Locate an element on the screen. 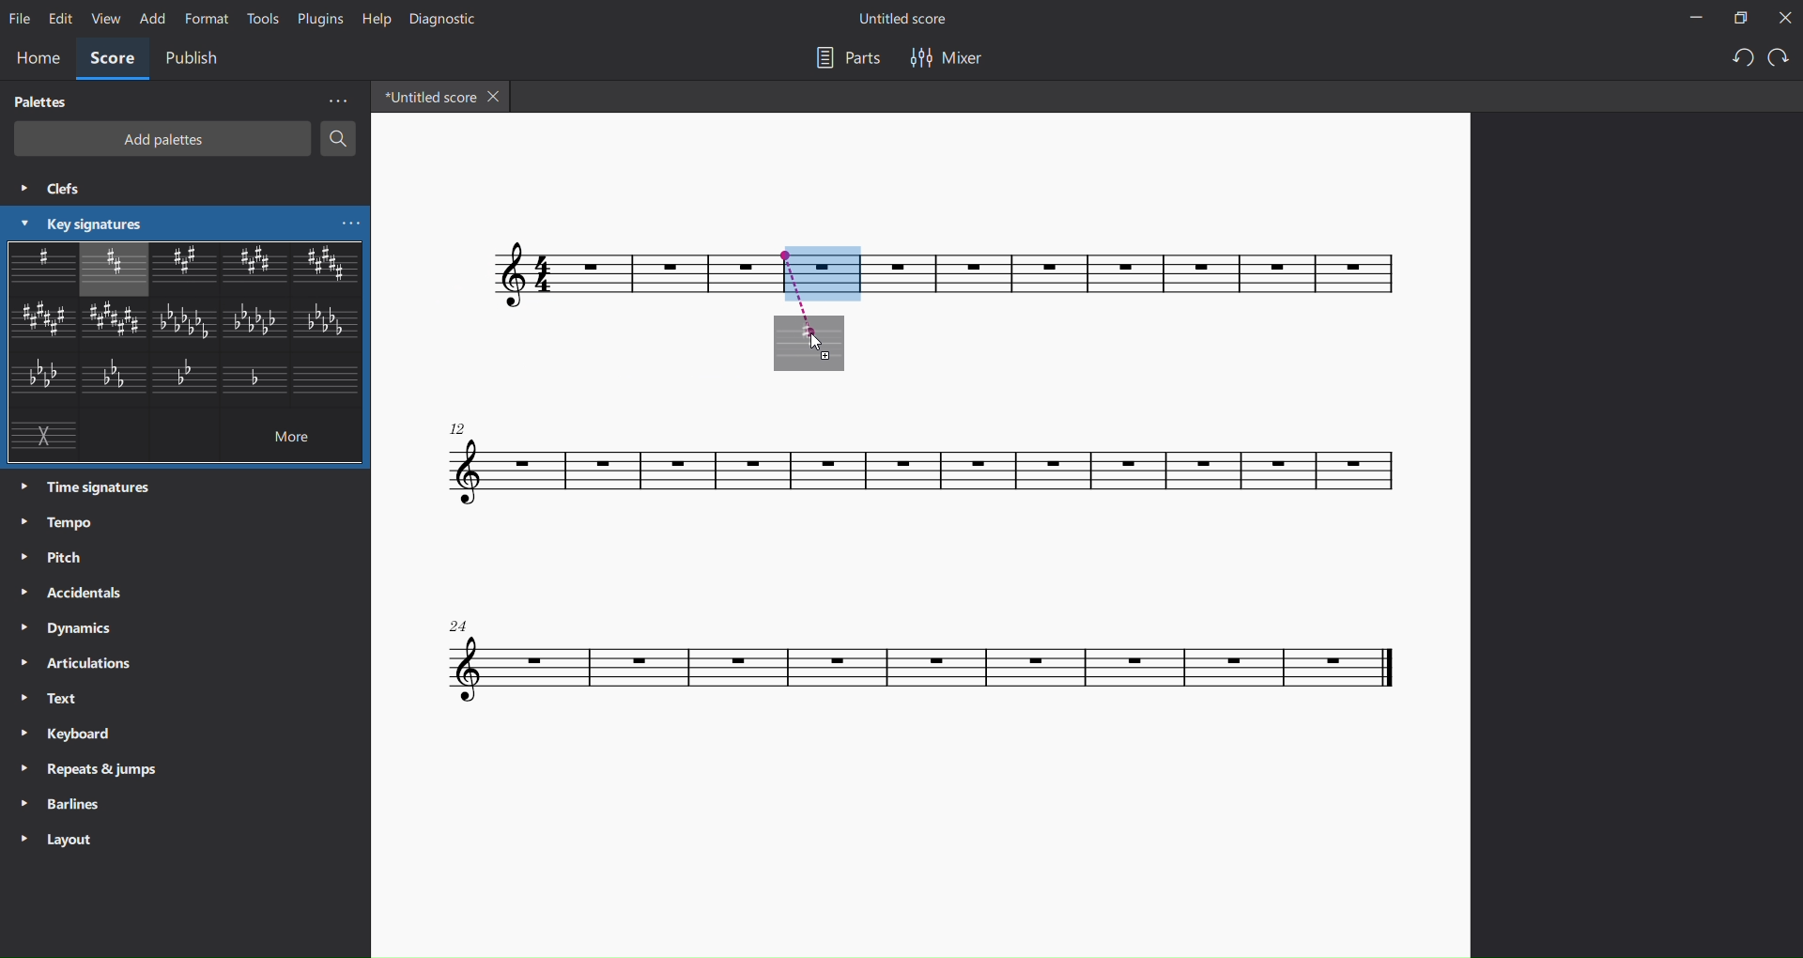 This screenshot has height=958, width=1803. text is located at coordinates (56, 699).